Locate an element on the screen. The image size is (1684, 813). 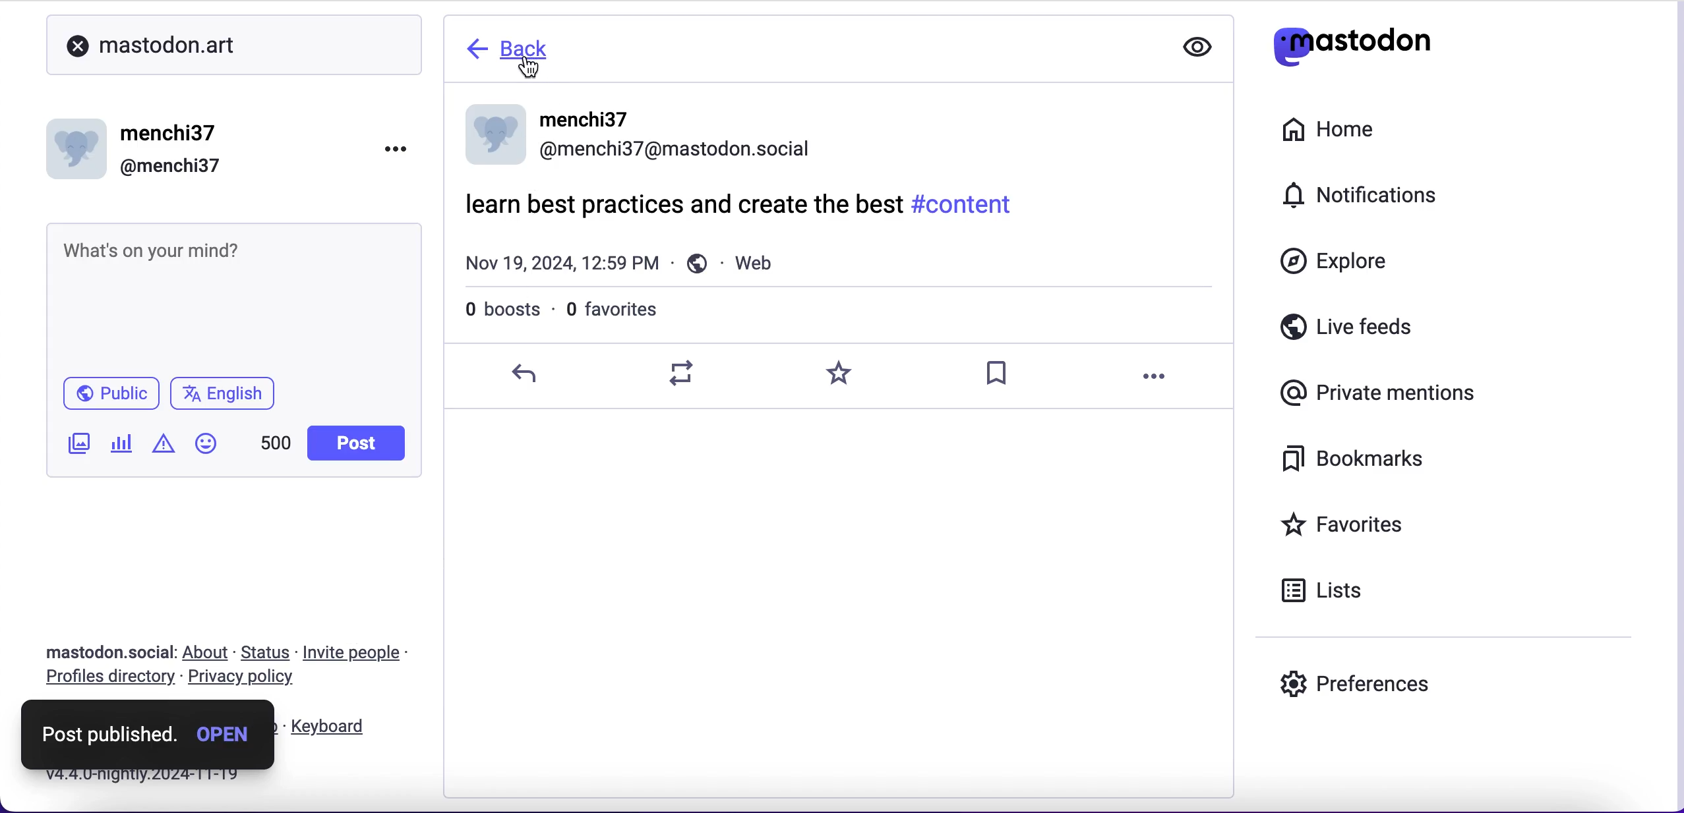
post published is located at coordinates (109, 732).